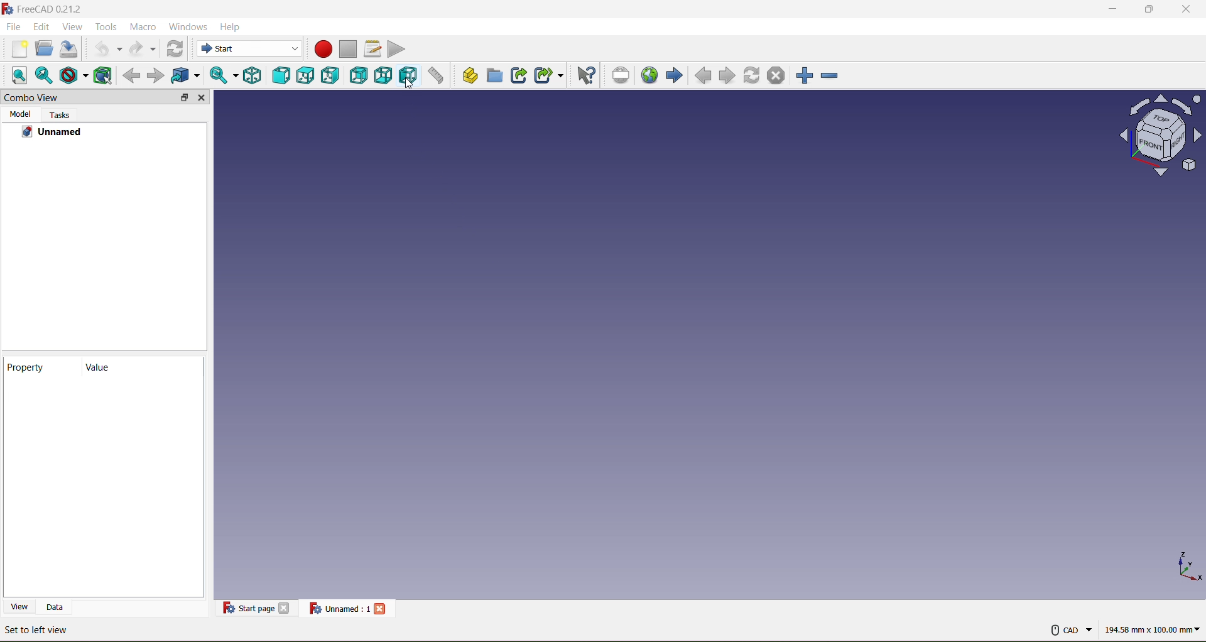 This screenshot has height=642, width=1206. What do you see at coordinates (185, 75) in the screenshot?
I see `Selection Filter` at bounding box center [185, 75].